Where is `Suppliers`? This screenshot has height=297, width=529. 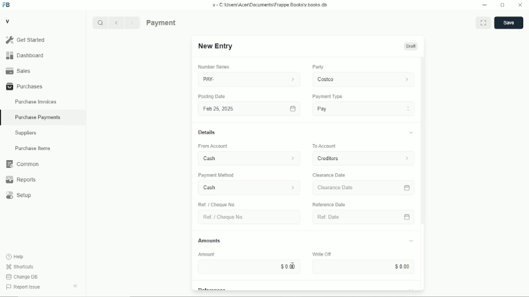
Suppliers is located at coordinates (43, 133).